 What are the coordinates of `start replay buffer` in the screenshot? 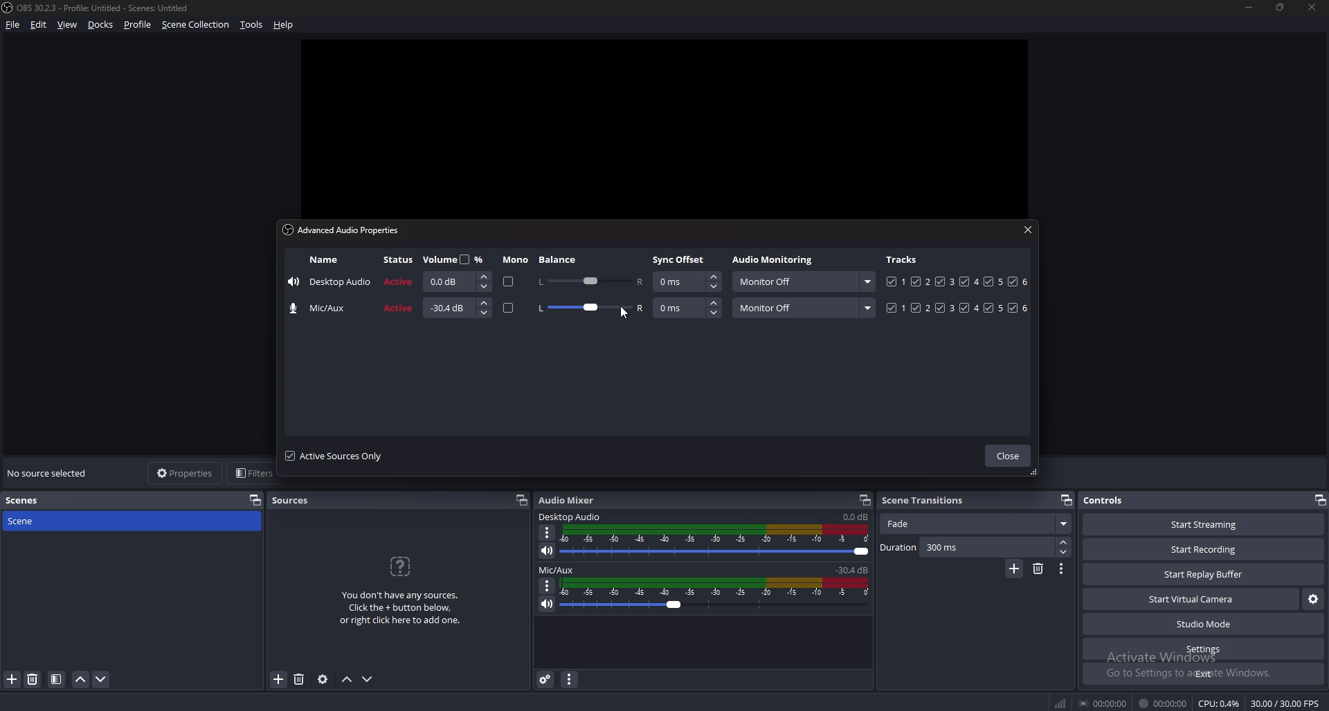 It's located at (1202, 573).